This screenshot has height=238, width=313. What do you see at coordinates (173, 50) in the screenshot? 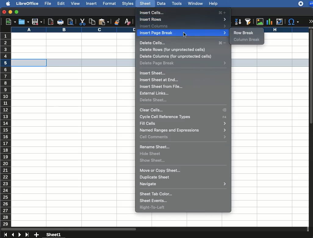
I see `delete rows (for unprotected cells)` at bounding box center [173, 50].